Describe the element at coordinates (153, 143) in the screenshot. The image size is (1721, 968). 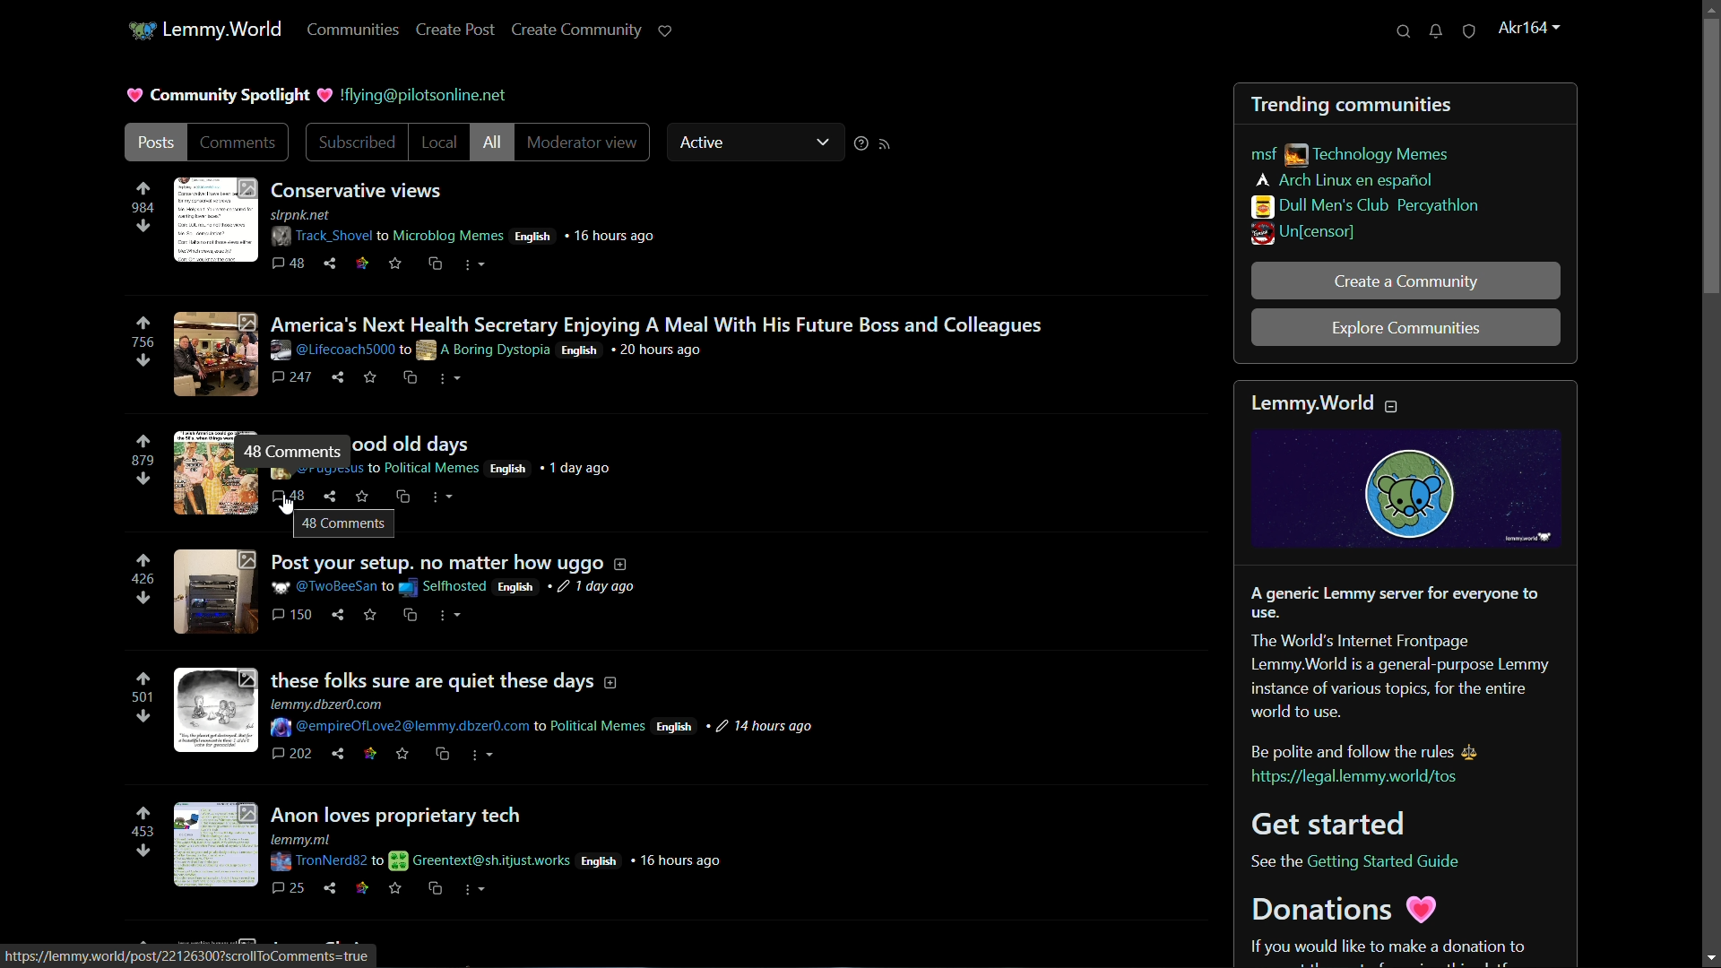
I see `posts` at that location.